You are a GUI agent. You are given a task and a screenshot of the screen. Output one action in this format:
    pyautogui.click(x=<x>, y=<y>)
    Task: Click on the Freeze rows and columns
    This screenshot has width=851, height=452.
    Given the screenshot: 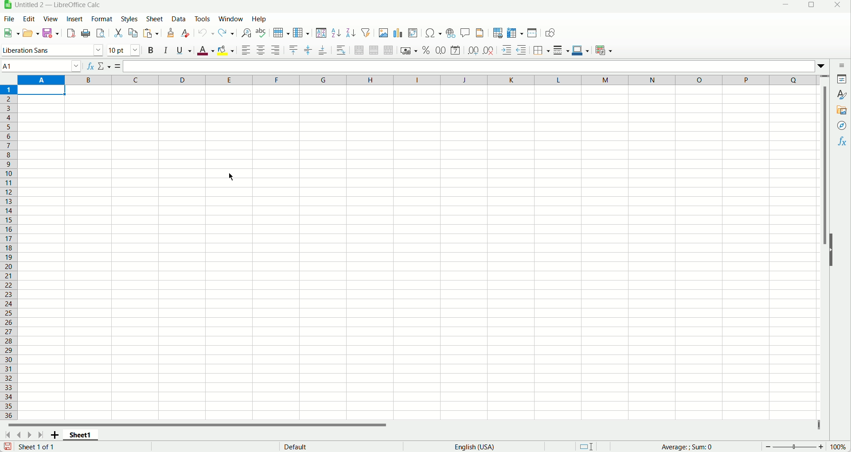 What is the action you would take?
    pyautogui.click(x=515, y=32)
    